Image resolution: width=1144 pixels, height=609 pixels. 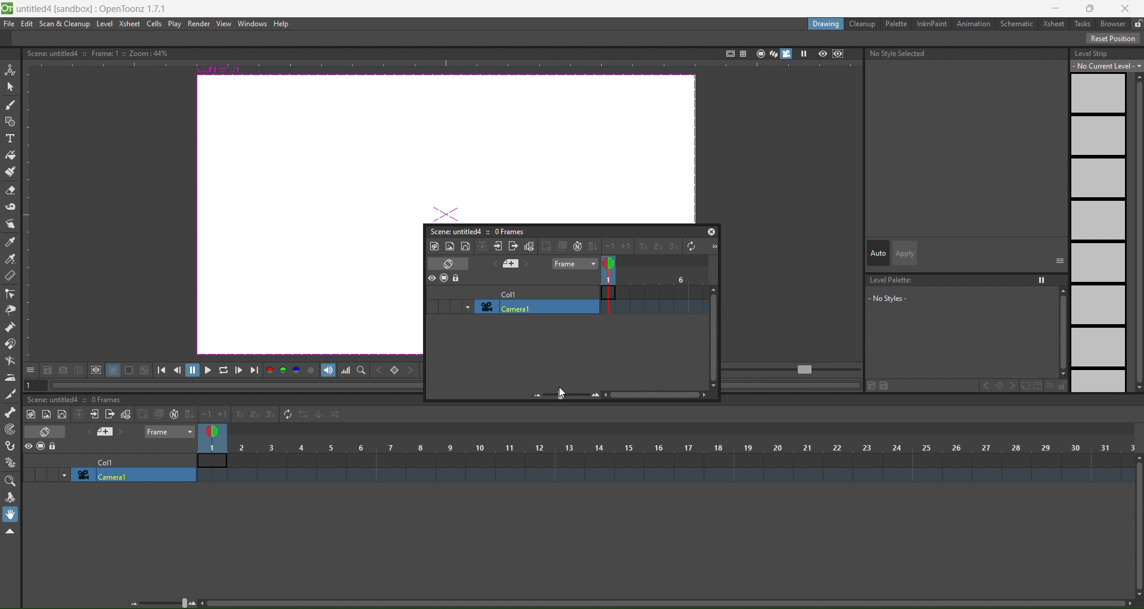 What do you see at coordinates (56, 399) in the screenshot?
I see `scene: untitled4` at bounding box center [56, 399].